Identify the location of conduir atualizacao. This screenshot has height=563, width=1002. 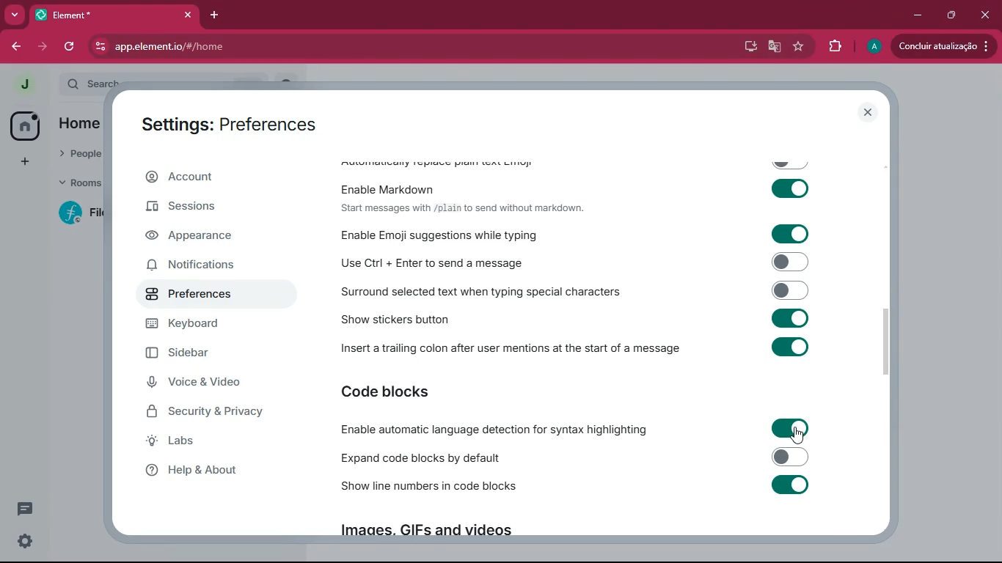
(943, 46).